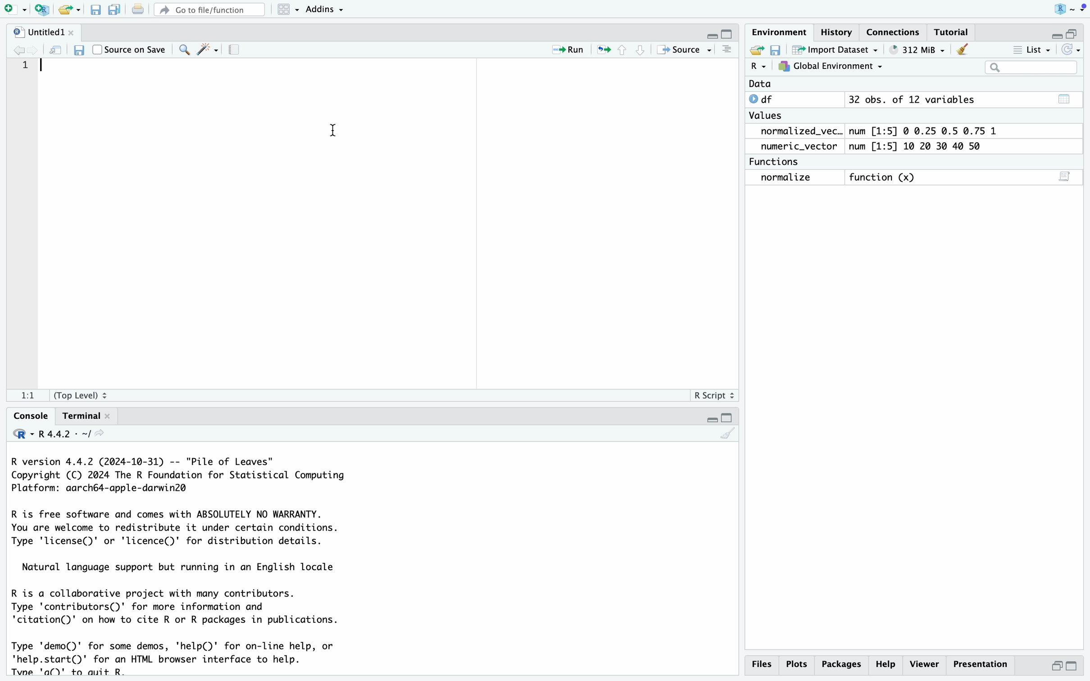 The image size is (1090, 681). What do you see at coordinates (368, 567) in the screenshot?
I see `R version 4.4.2 (2024-10-31) -- "Pile of Leaves"Copyright (C) 2024 The R Foundation for Statistical ComputingPlatform: aarch64-apple-darwin2@R is free software and comes with ABSOLUTELY NO WARRANTY.You are welcome to redistribute it under certain conditions.Type 'license()' or 'licence()' for distribution details.Natural language support but running in an English localeR is a collaborative project with many contributors.Type 'contributors()' for more information and'citation()' on how to cite R or R packages in publications.Type 'demo()' for some demos, 'help()' for on-line help, or'help.start()' for an HTML browser interface to help.Type 'q()' to quit R.[Workspace loaded from ~/.RData]> normalize <- function(x) {+ return((x - min(x)) / (max(x) - min(x)))+}>> numeric_vector <- c(10, 20, 30, 40, 50)>> normalized_vector <- normalize(numeric_vector)>> print(normalized_vector)[1] 0.00 ©.25 0.50 0.75 1.00>> print(normalized_vector)[1] 0.00 ©.25 0.50 0.75 1.00>>>> print(filtered_mtcars,"cars")Error: object 'filtered_mtcars' not found> print(filtered_mtcars)Error: object 'filtered_mtcars' not found>>>>` at bounding box center [368, 567].